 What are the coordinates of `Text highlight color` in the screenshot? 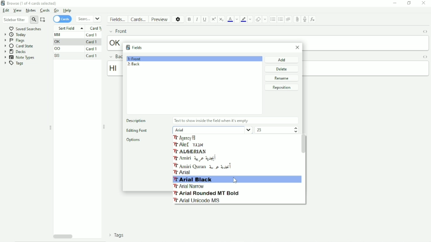 It's located at (244, 20).